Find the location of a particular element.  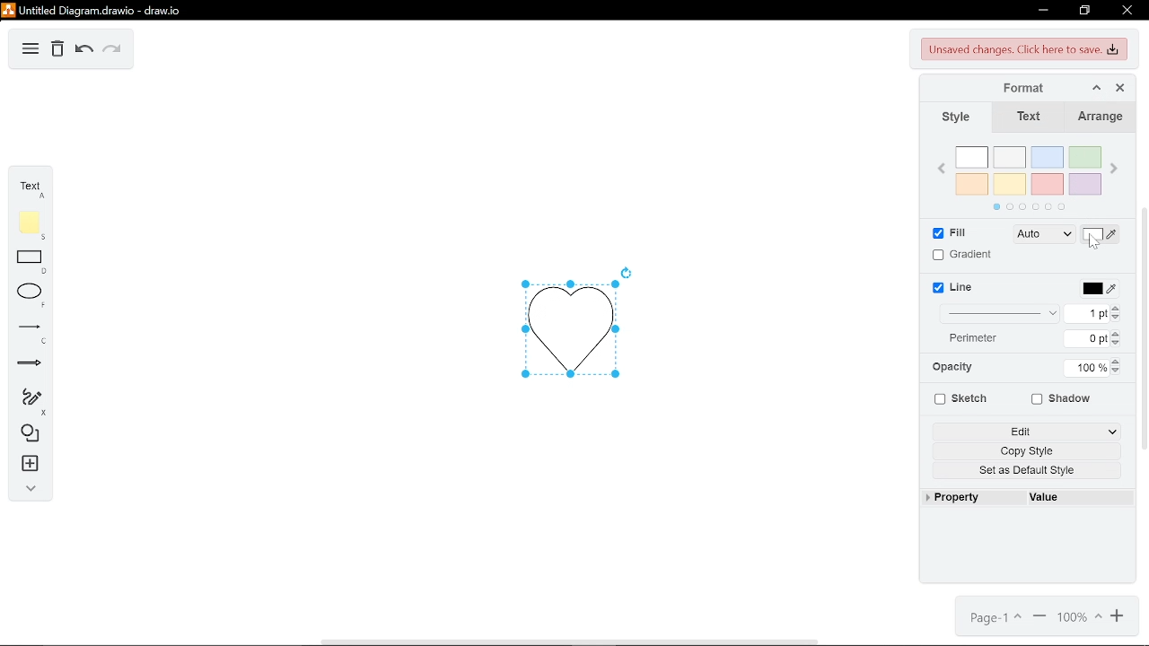

text is located at coordinates (1029, 118).